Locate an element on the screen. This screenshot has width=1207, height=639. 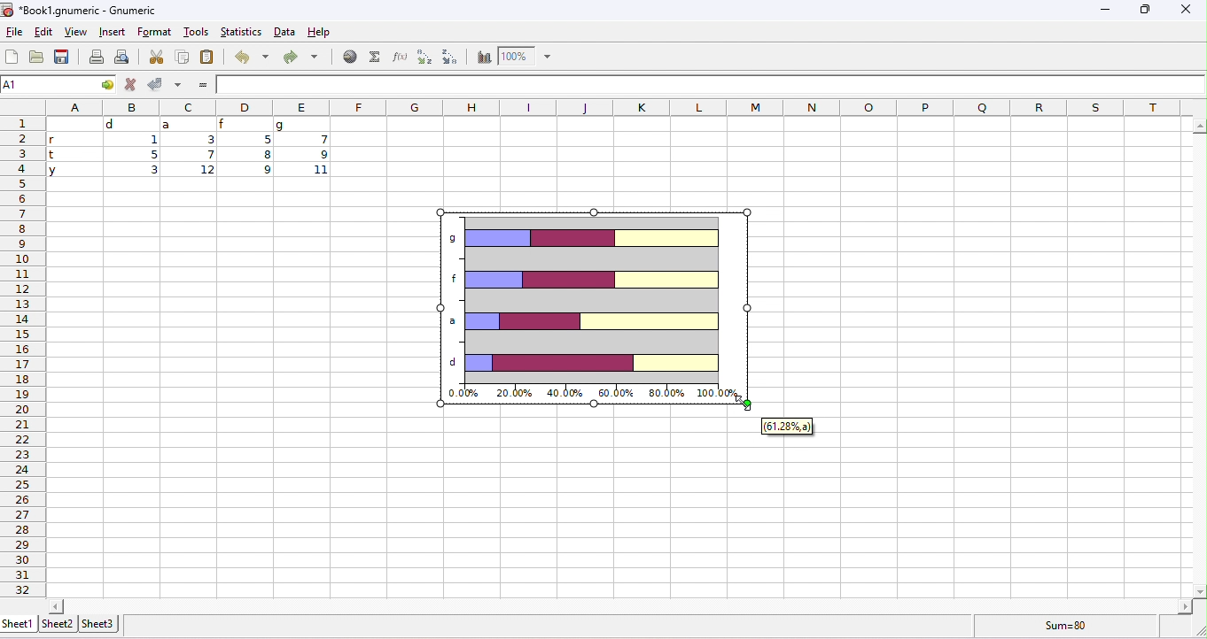
sort ascending is located at coordinates (423, 57).